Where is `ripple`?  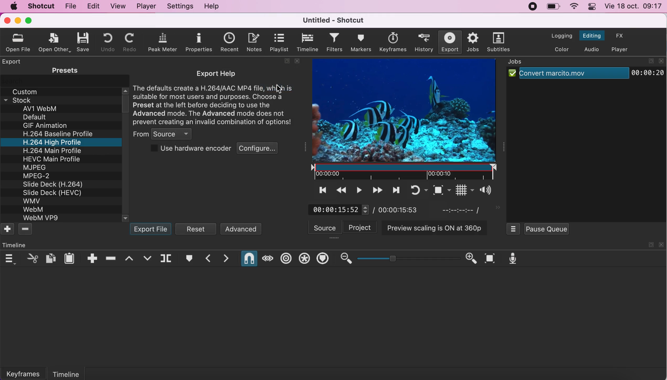 ripple is located at coordinates (286, 258).